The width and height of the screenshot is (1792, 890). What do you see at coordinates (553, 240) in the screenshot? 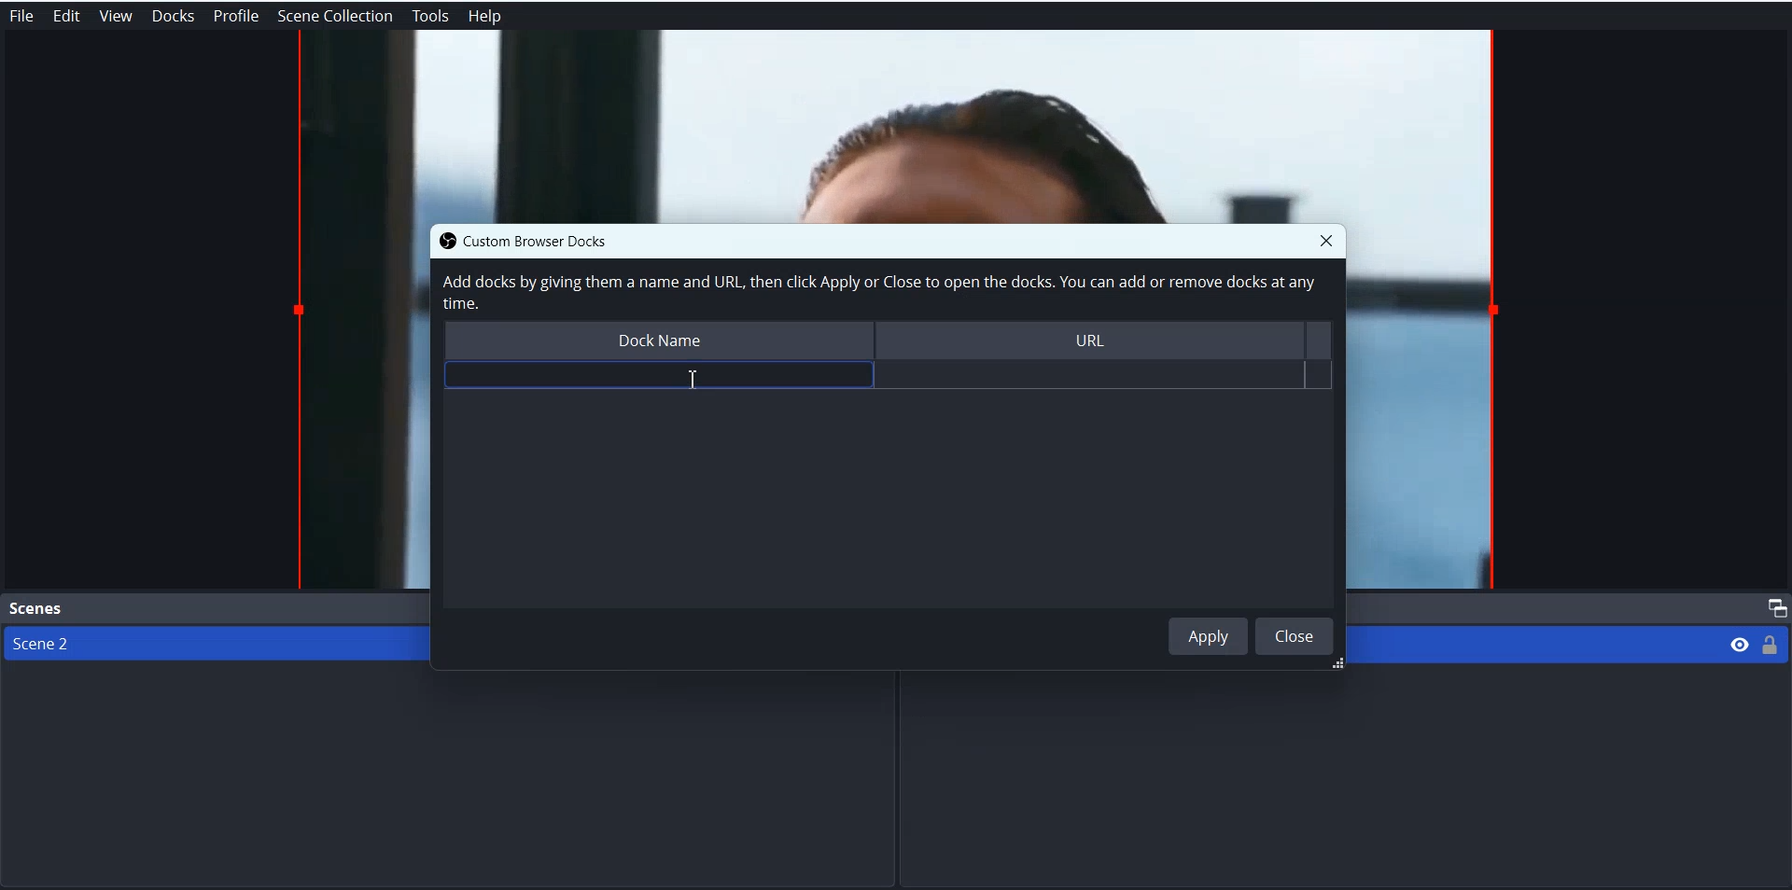
I see `Custom Browser Docks` at bounding box center [553, 240].